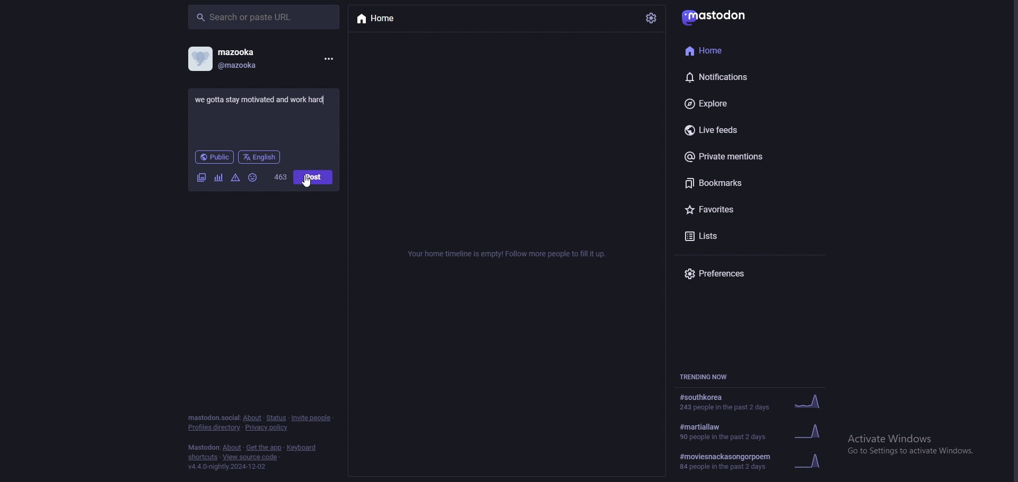 The image size is (1018, 482). What do you see at coordinates (236, 177) in the screenshot?
I see `warning` at bounding box center [236, 177].